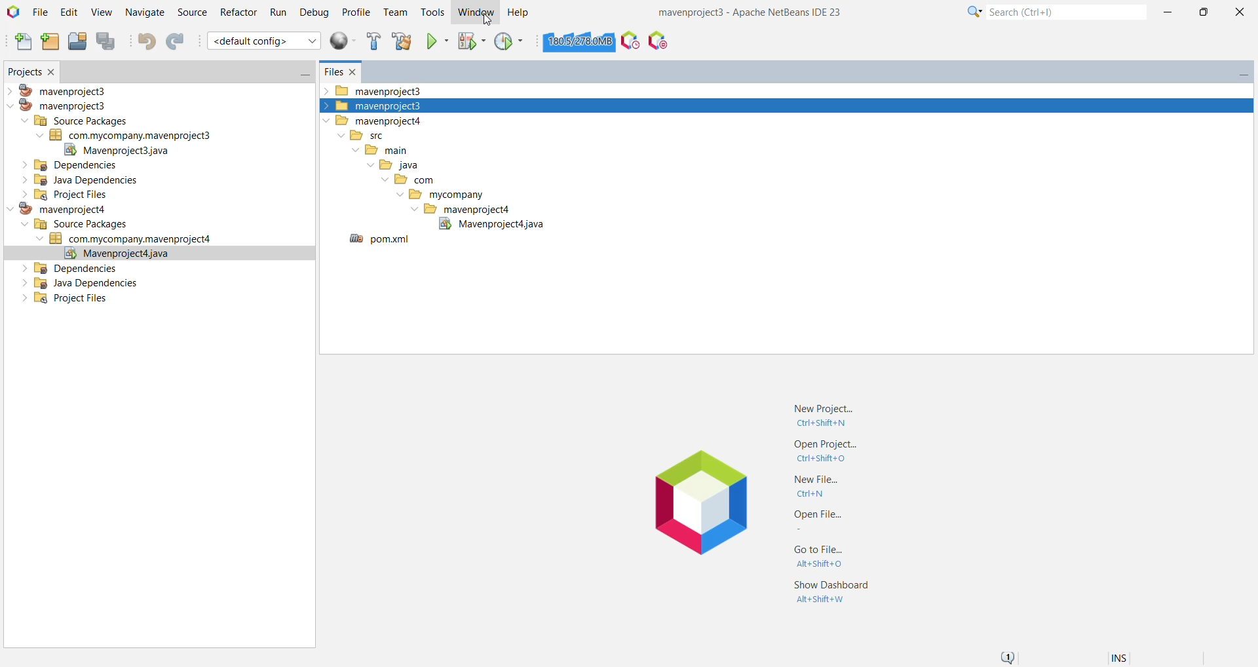  What do you see at coordinates (474, 13) in the screenshot?
I see `Window` at bounding box center [474, 13].